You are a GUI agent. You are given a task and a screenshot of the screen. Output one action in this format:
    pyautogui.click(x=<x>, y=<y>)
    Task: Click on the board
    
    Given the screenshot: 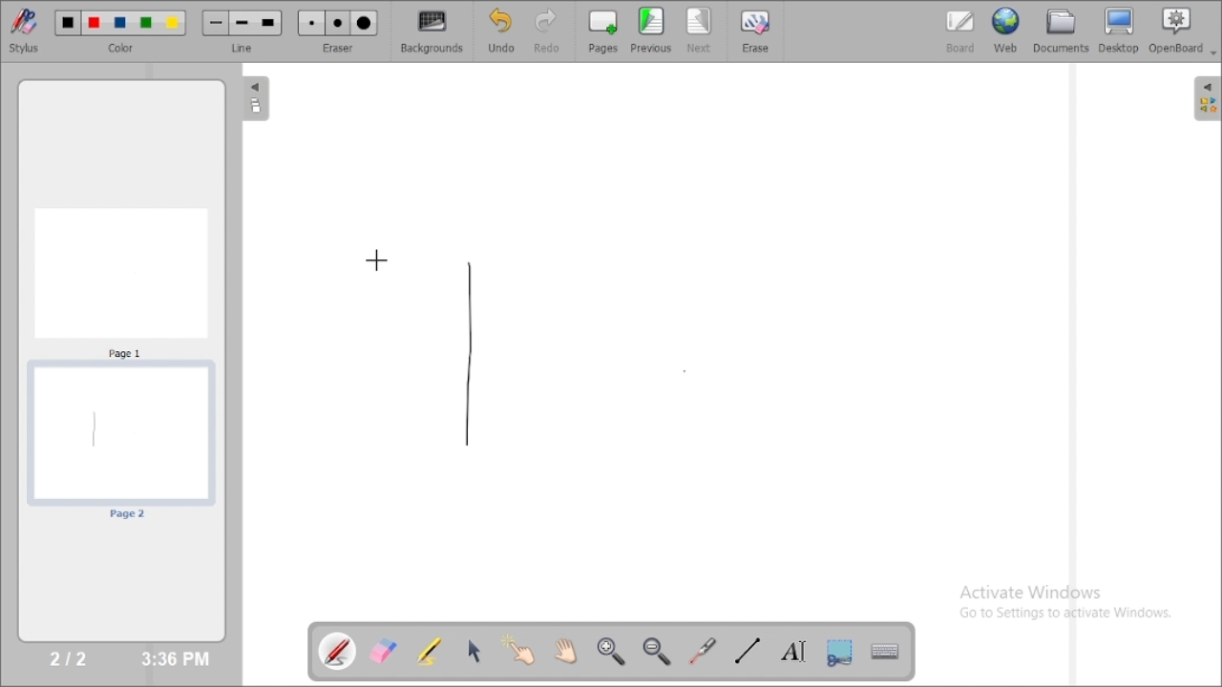 What is the action you would take?
    pyautogui.click(x=960, y=31)
    